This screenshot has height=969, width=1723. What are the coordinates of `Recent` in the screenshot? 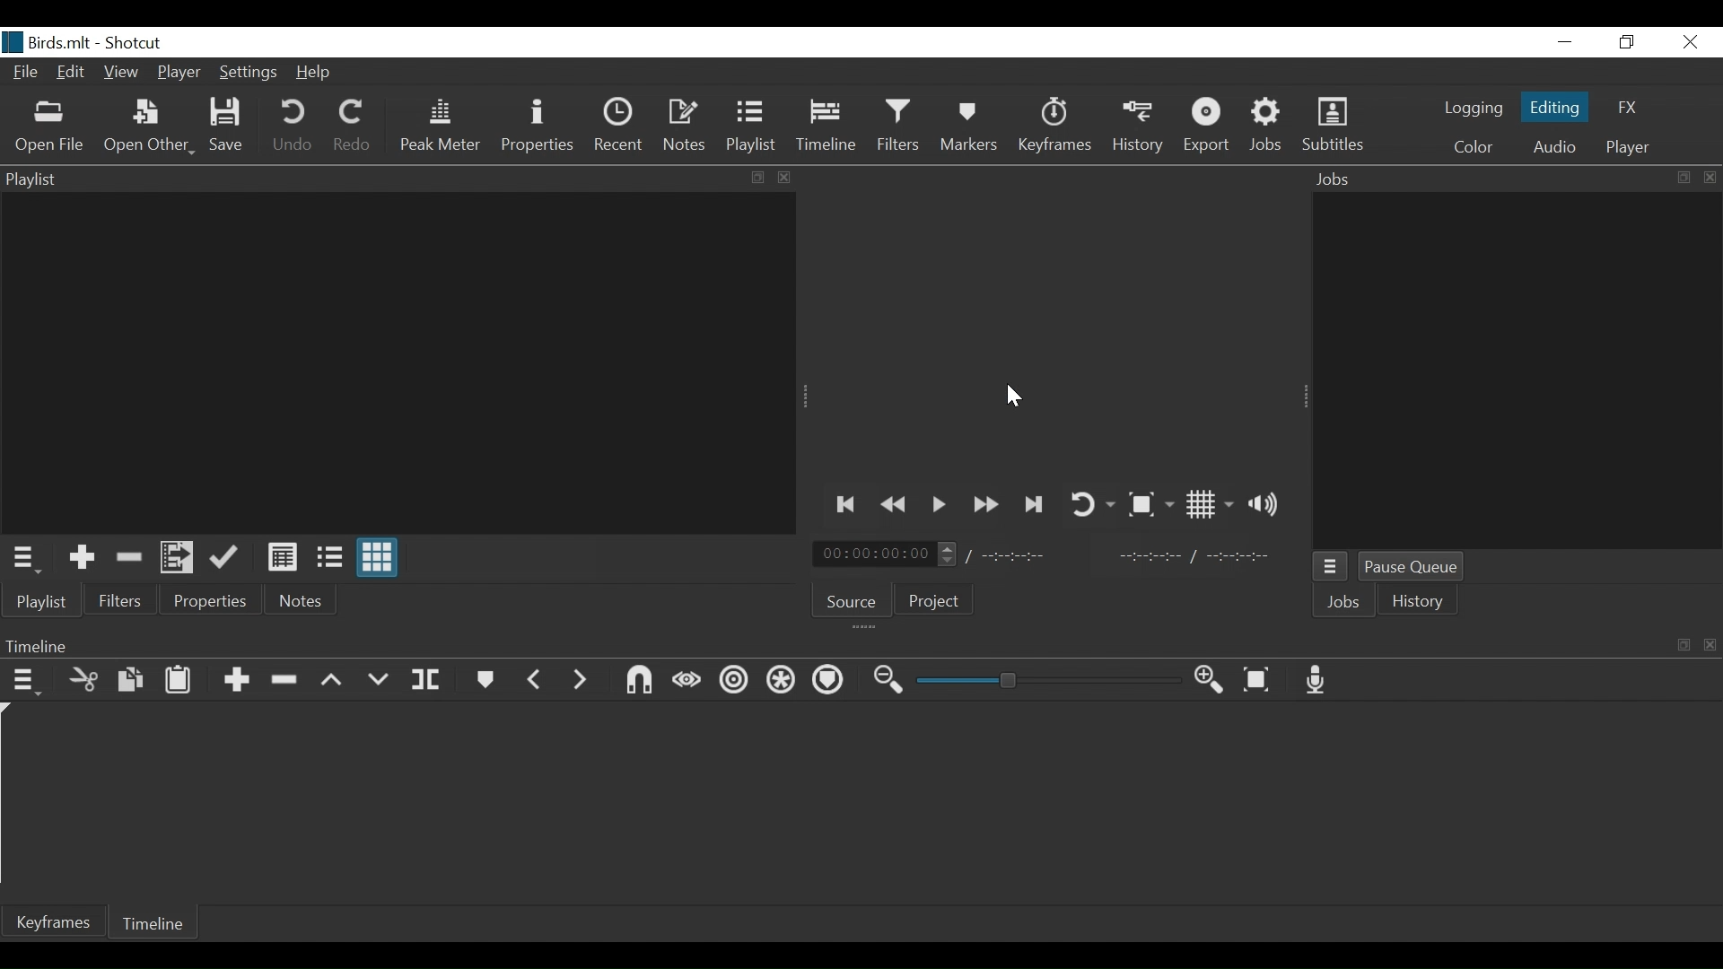 It's located at (618, 124).